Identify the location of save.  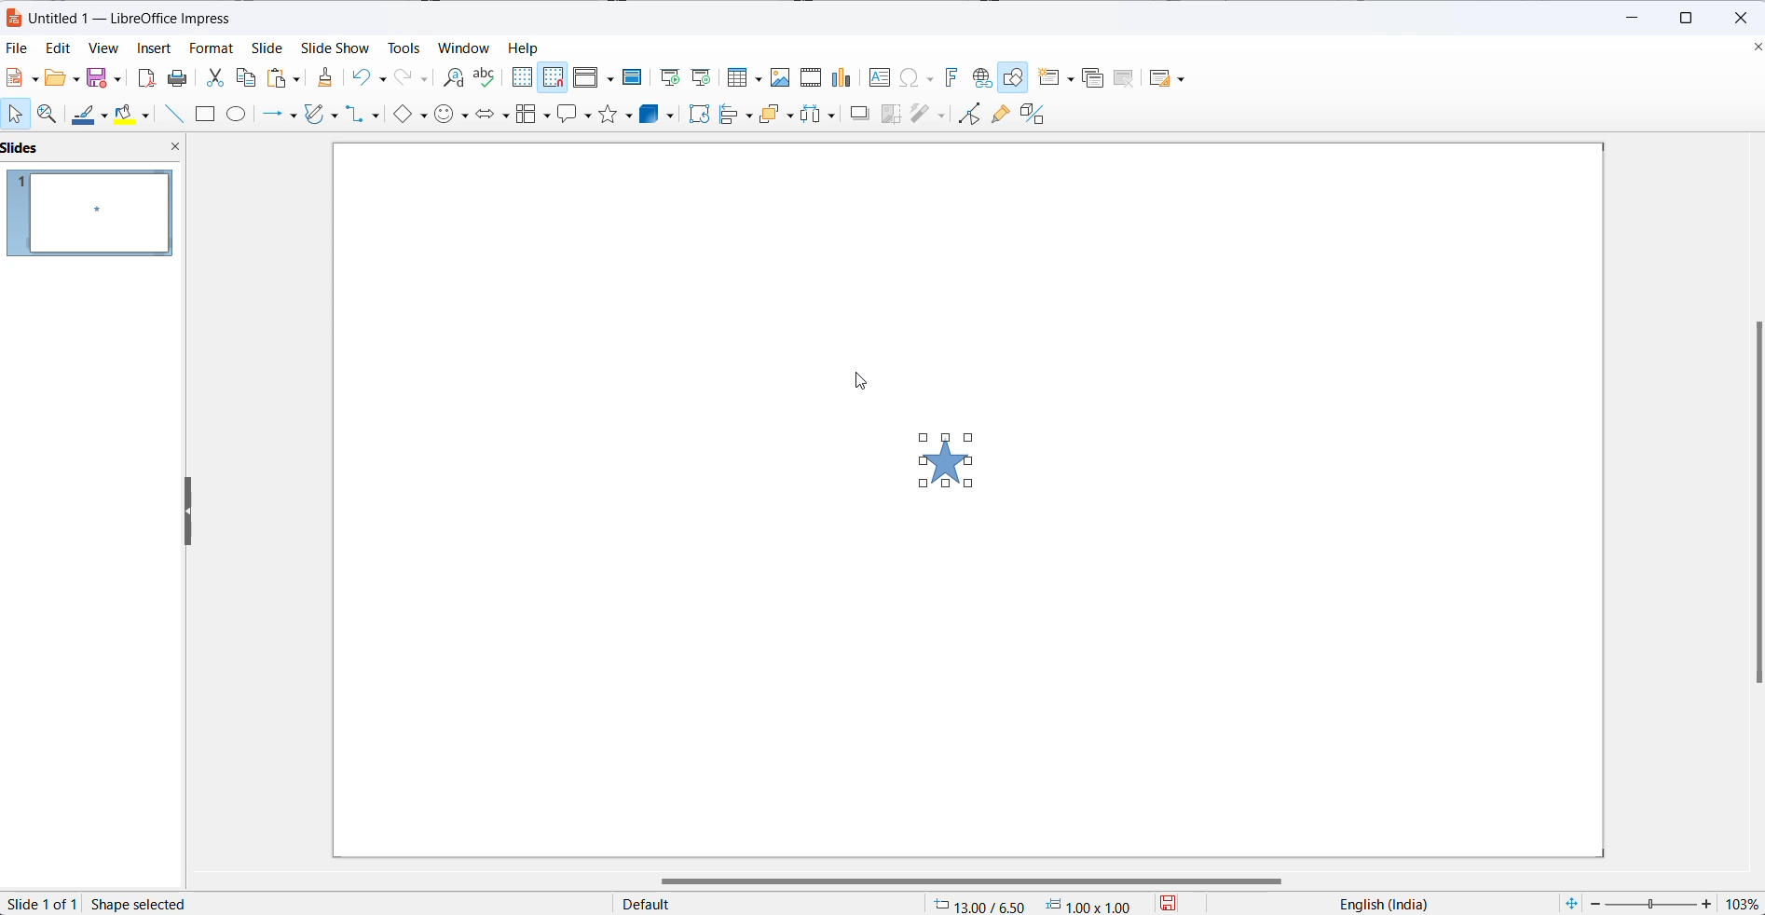
(104, 77).